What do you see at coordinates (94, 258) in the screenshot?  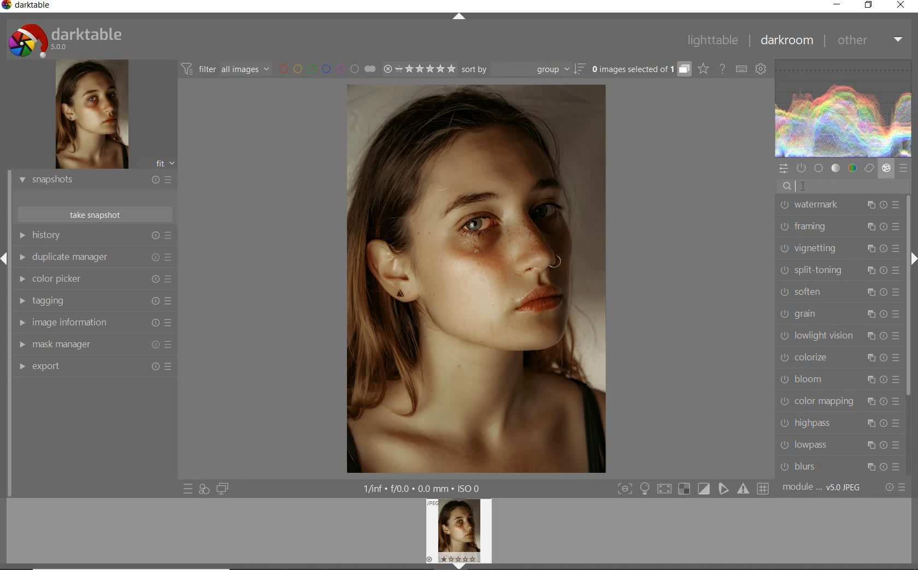 I see `duplicate manager` at bounding box center [94, 258].